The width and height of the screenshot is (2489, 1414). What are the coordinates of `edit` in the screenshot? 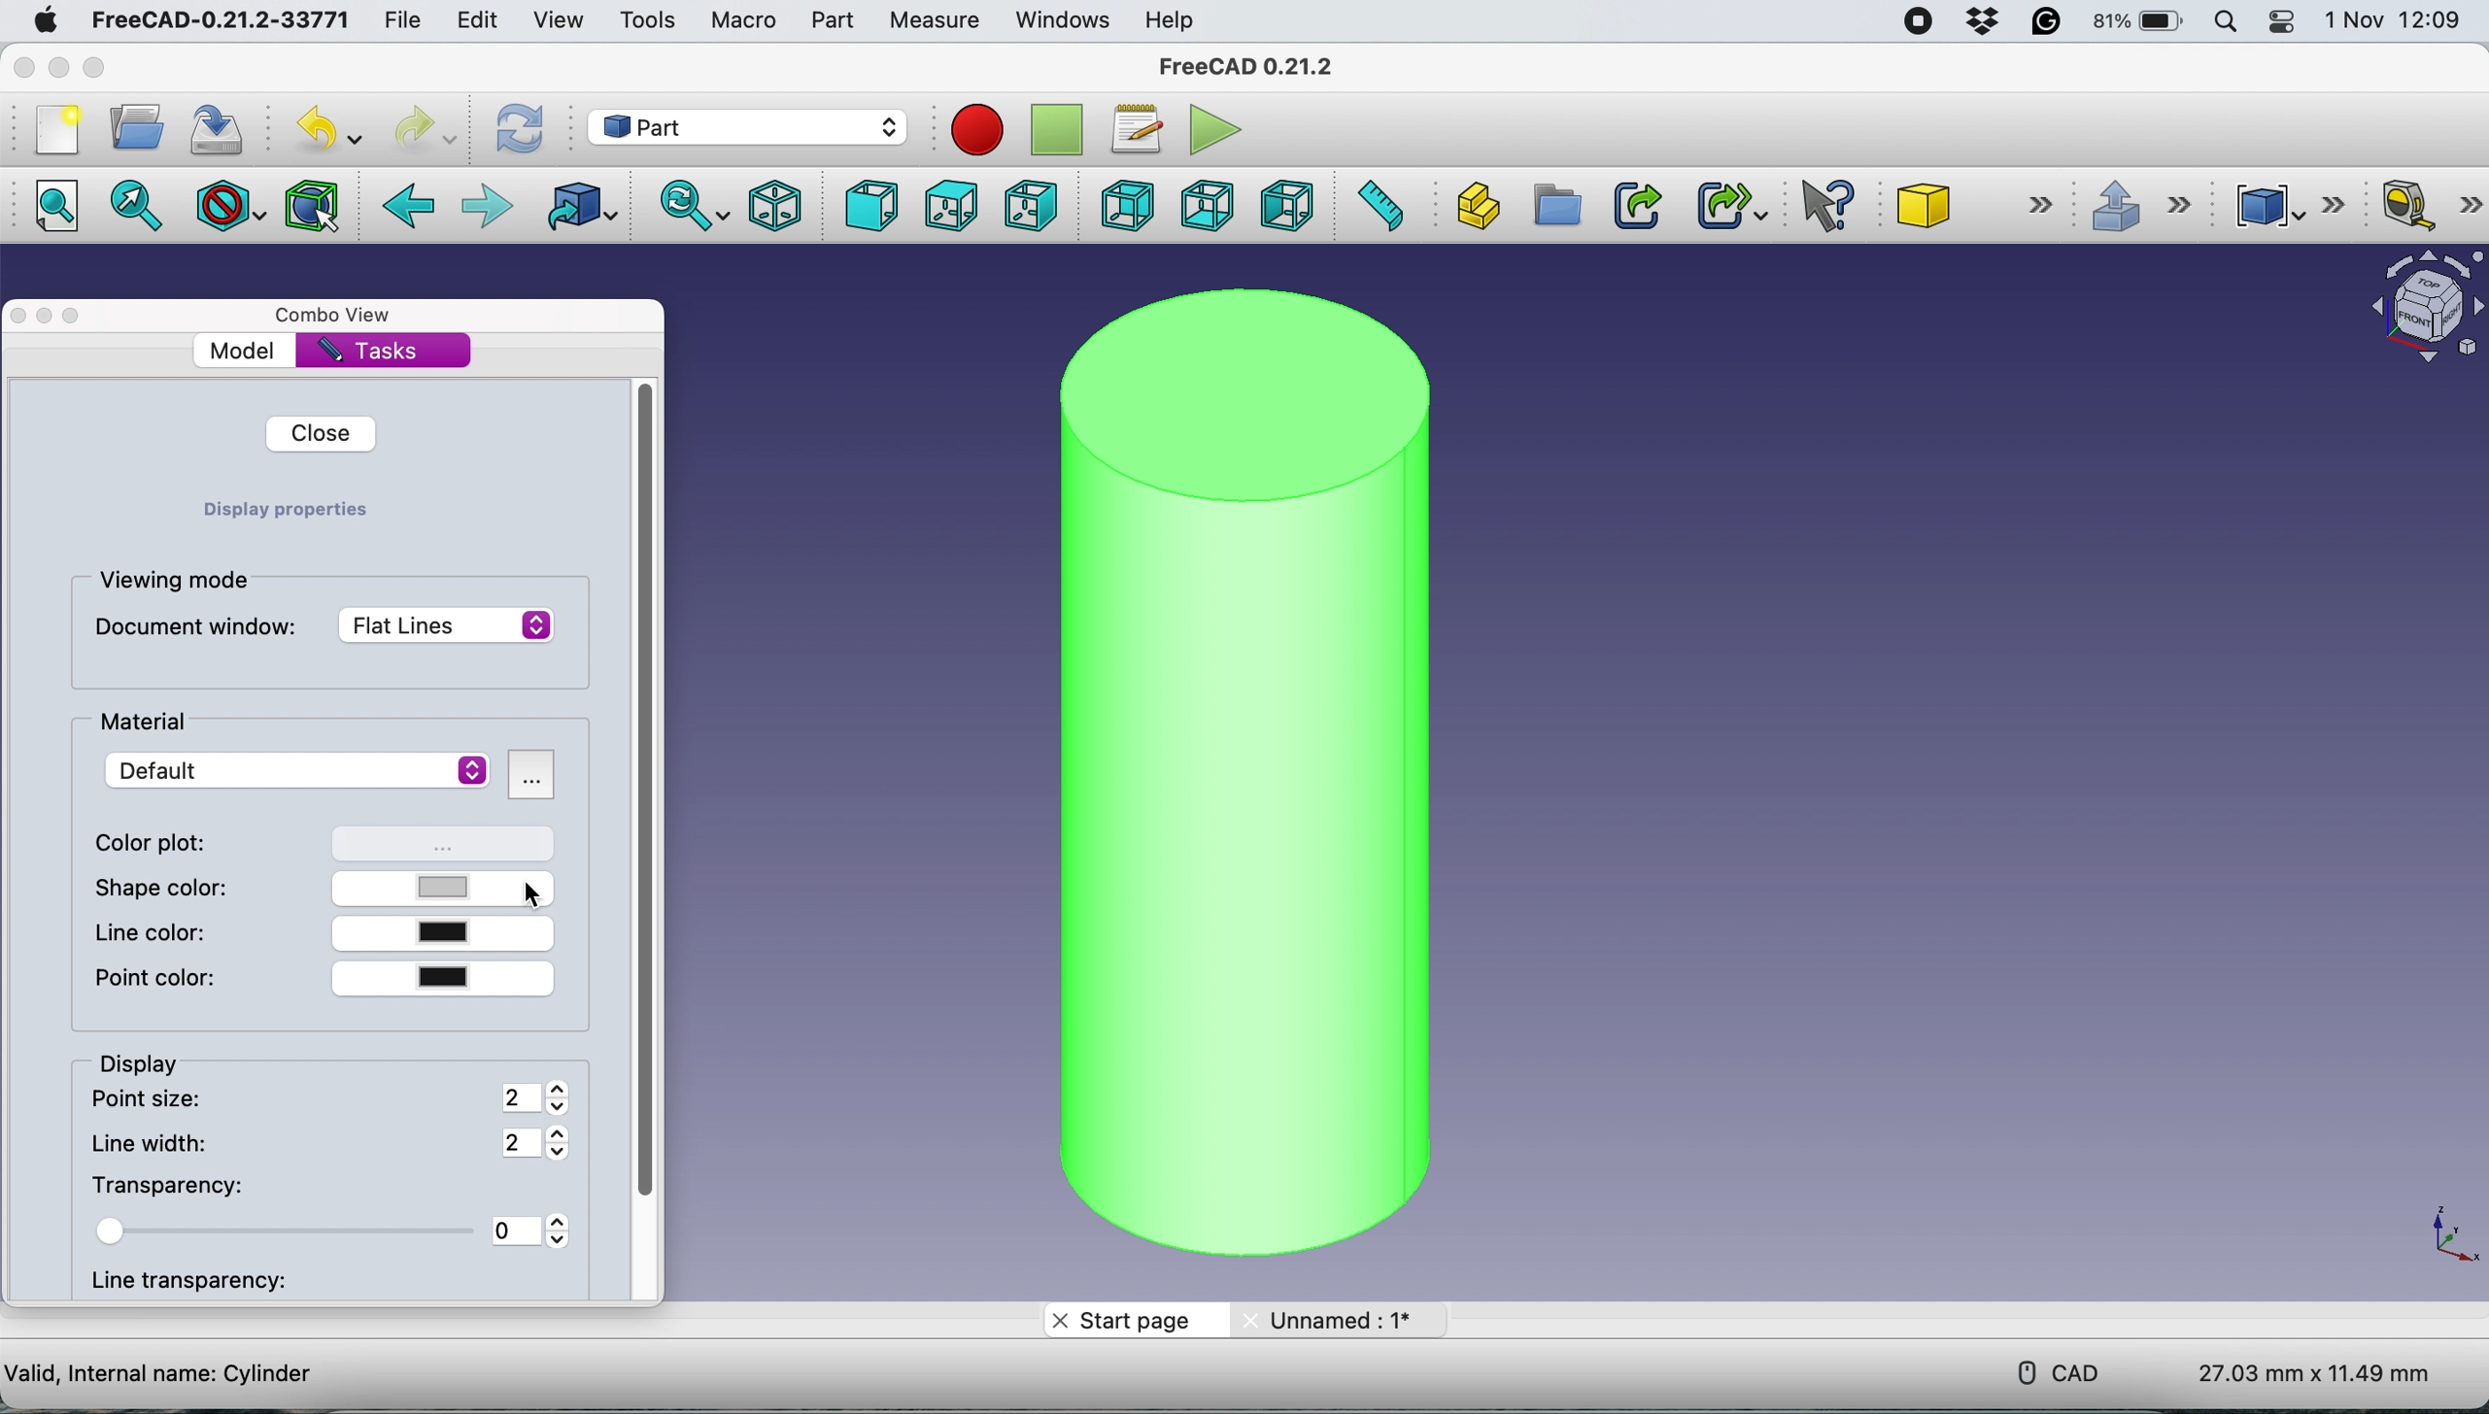 It's located at (483, 22).